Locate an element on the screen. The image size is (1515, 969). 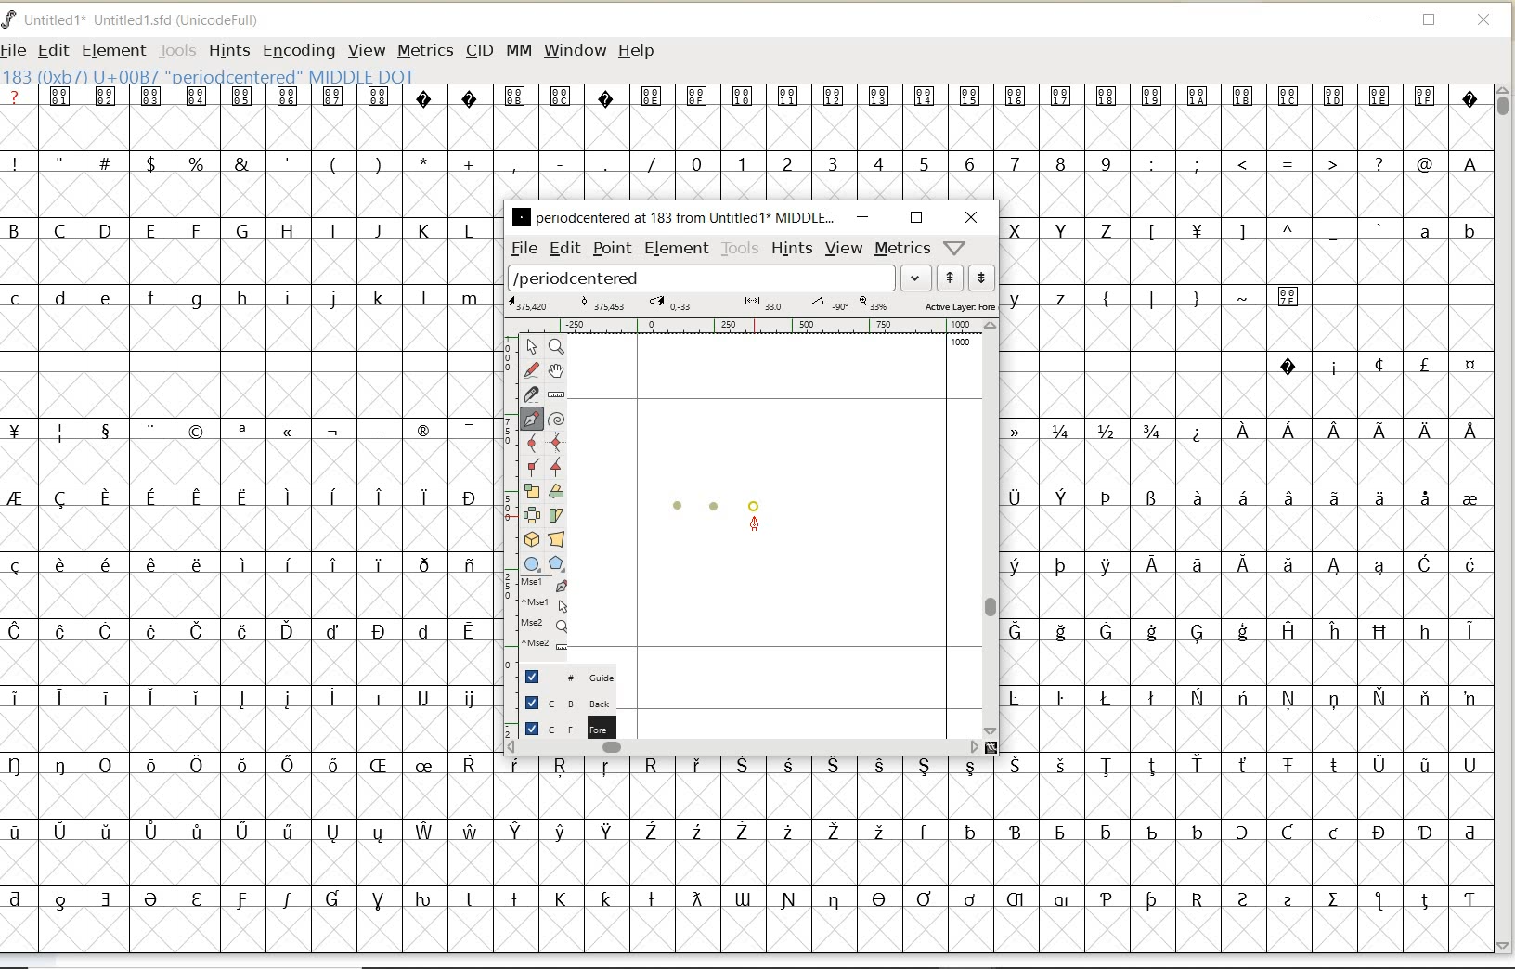
VIEW is located at coordinates (367, 51).